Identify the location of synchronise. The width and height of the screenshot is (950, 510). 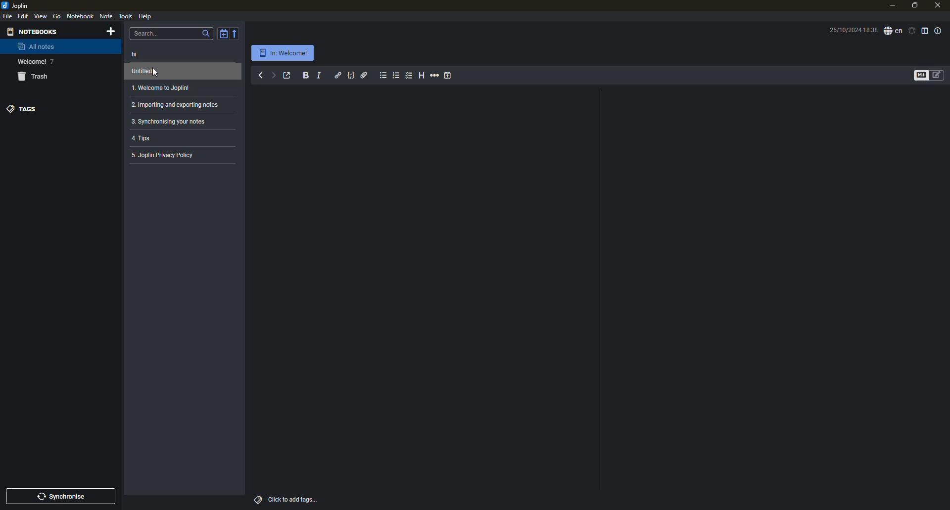
(64, 495).